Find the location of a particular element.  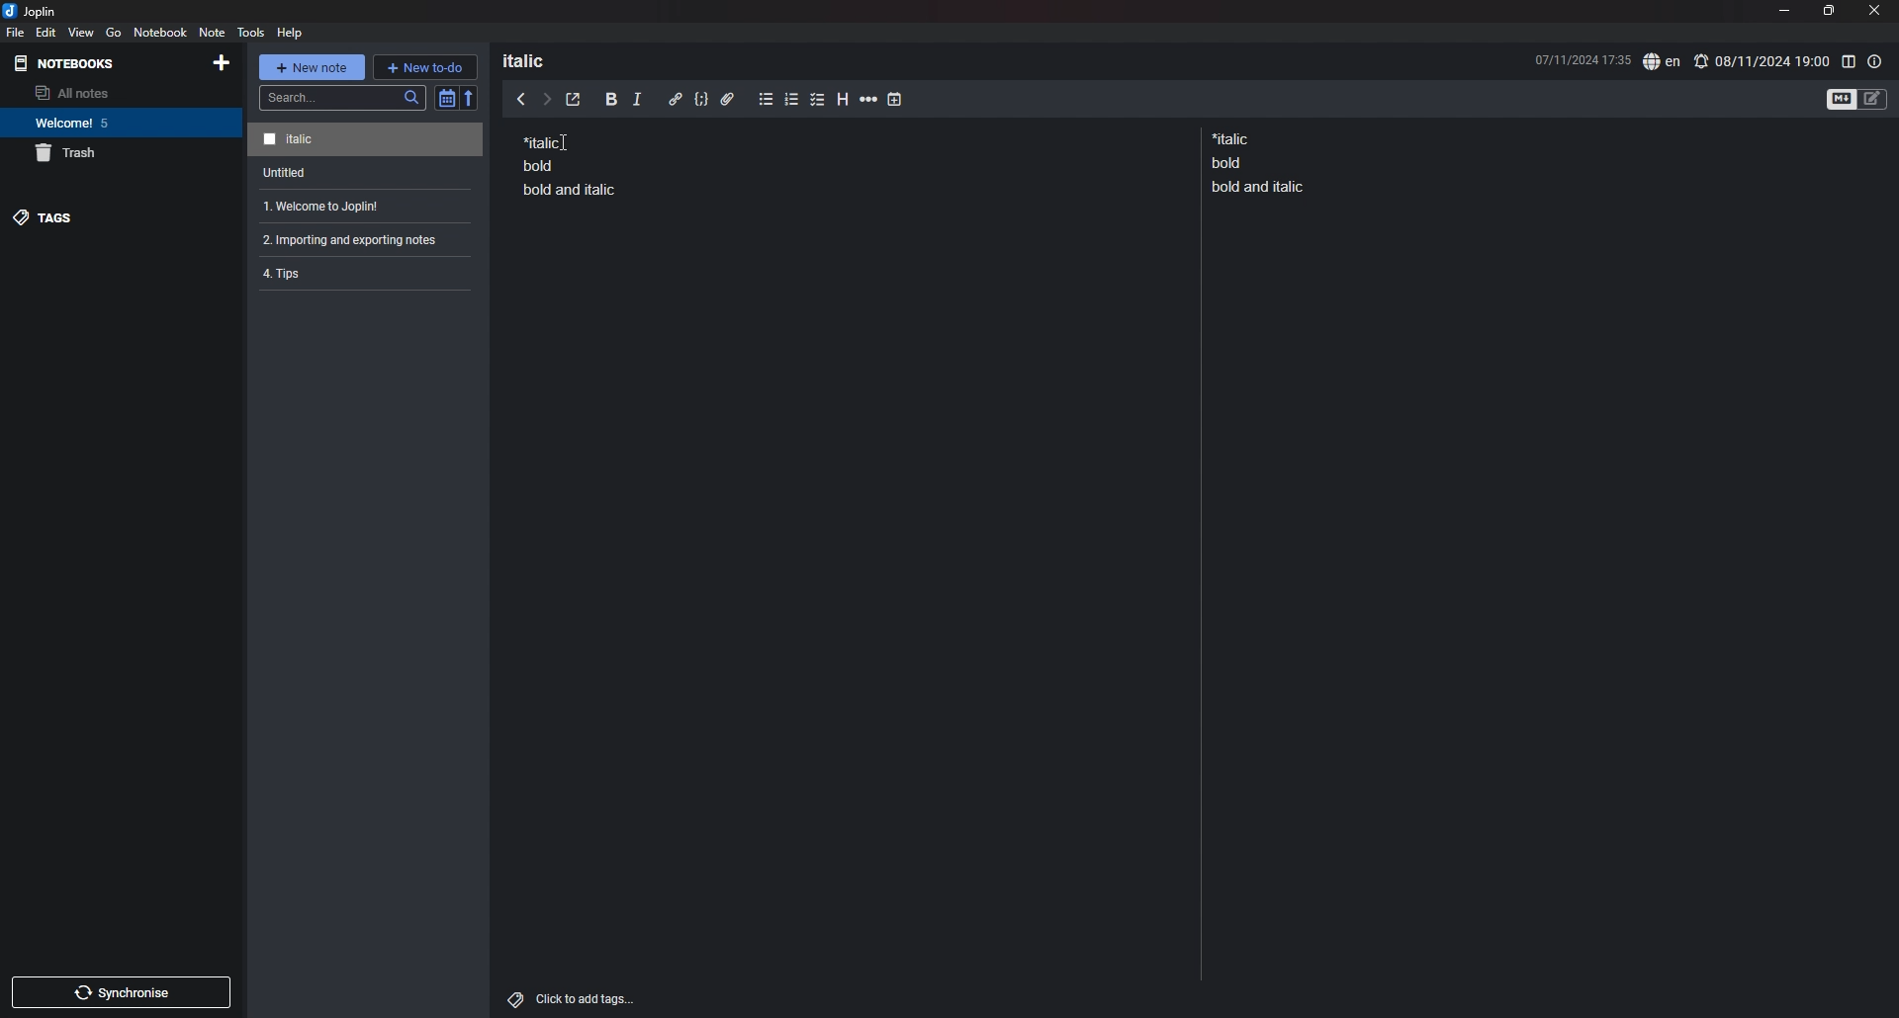

note is located at coordinates (368, 173).